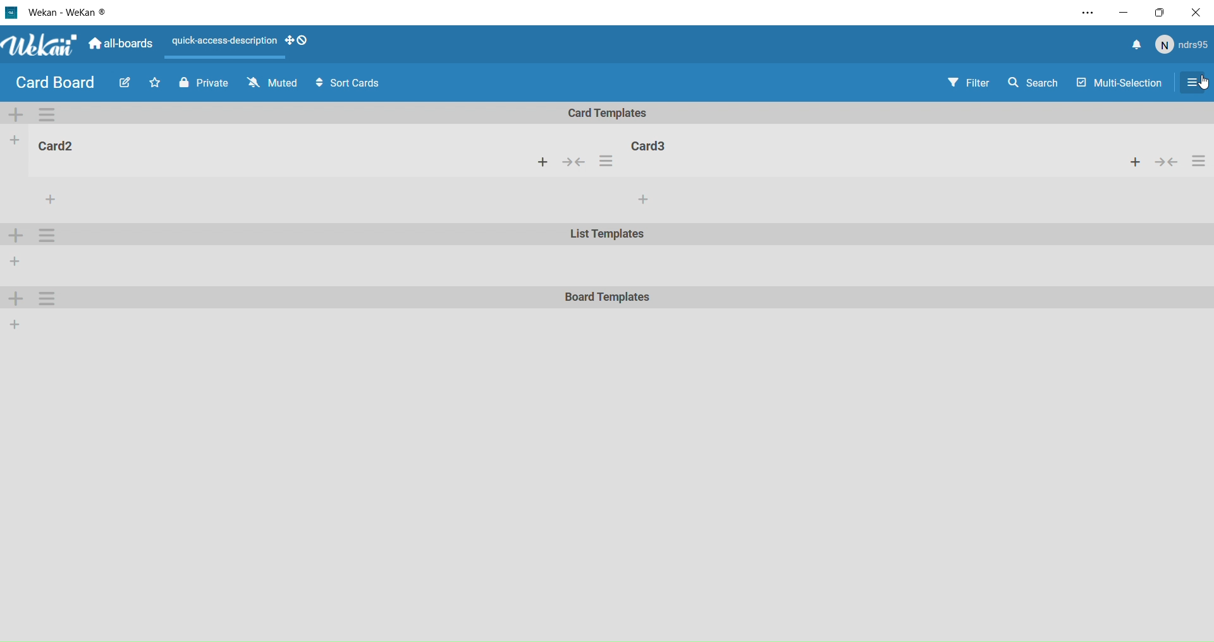  What do you see at coordinates (1167, 162) in the screenshot?
I see `Actions` at bounding box center [1167, 162].